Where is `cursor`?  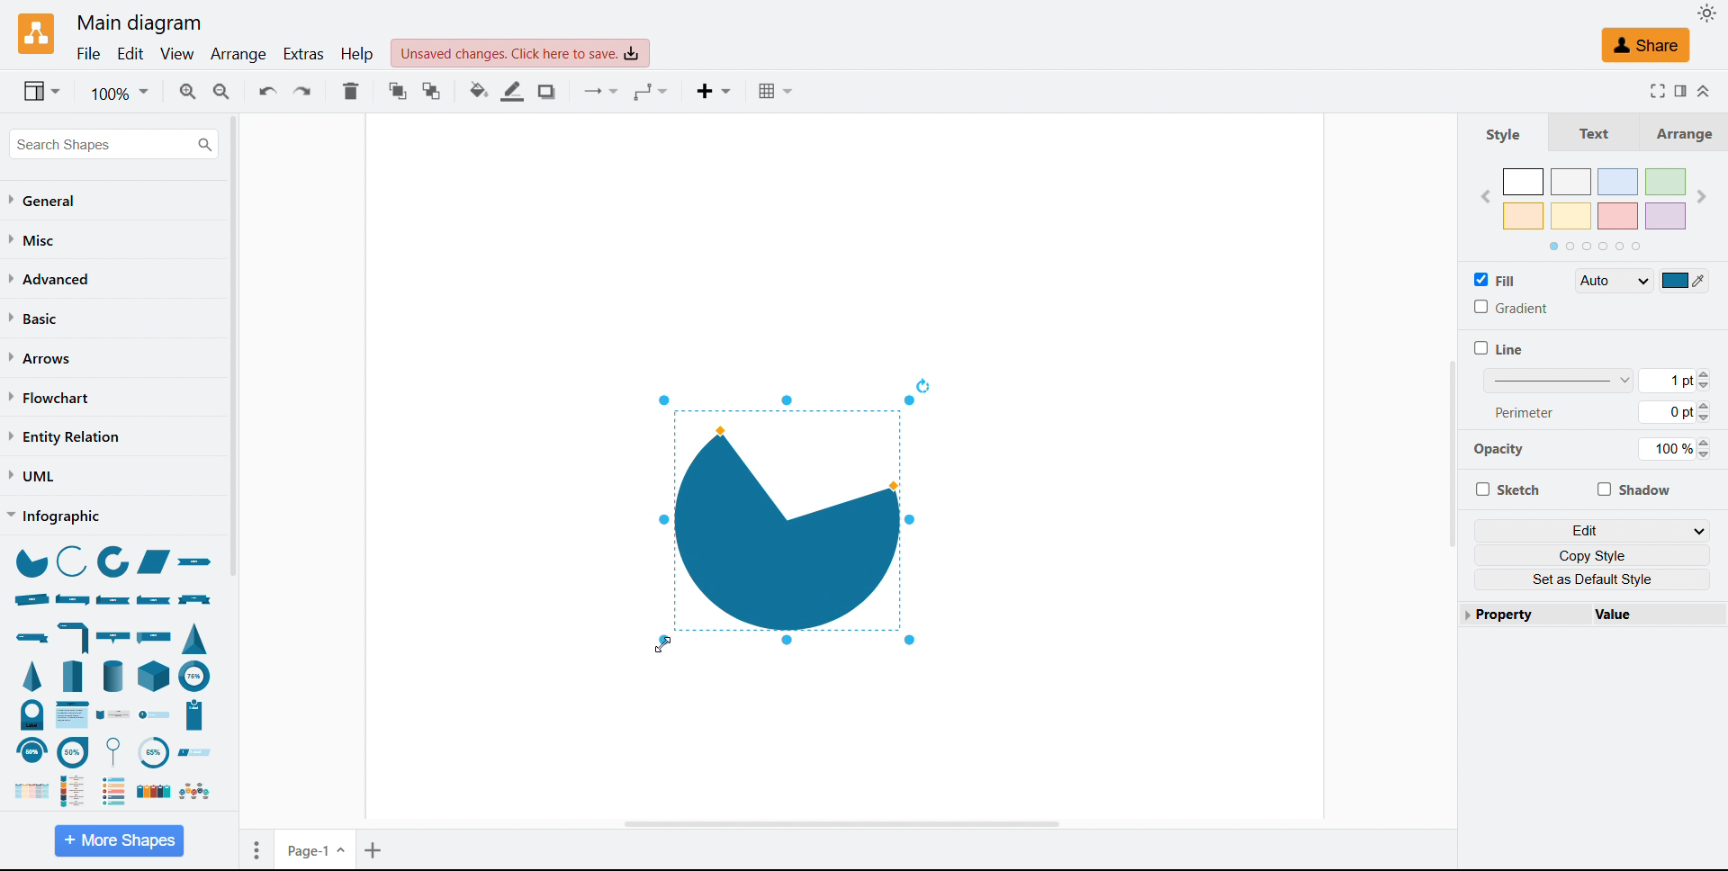
cursor is located at coordinates (663, 648).